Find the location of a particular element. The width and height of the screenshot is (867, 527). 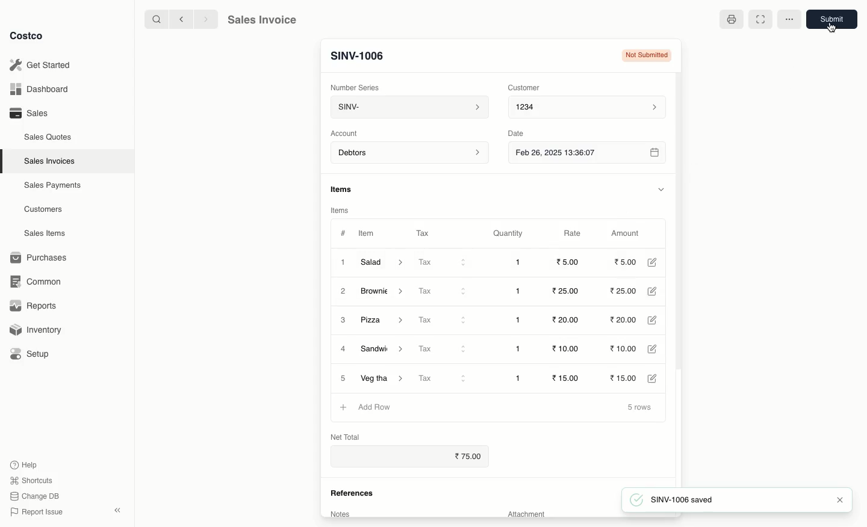

Forward is located at coordinates (205, 20).